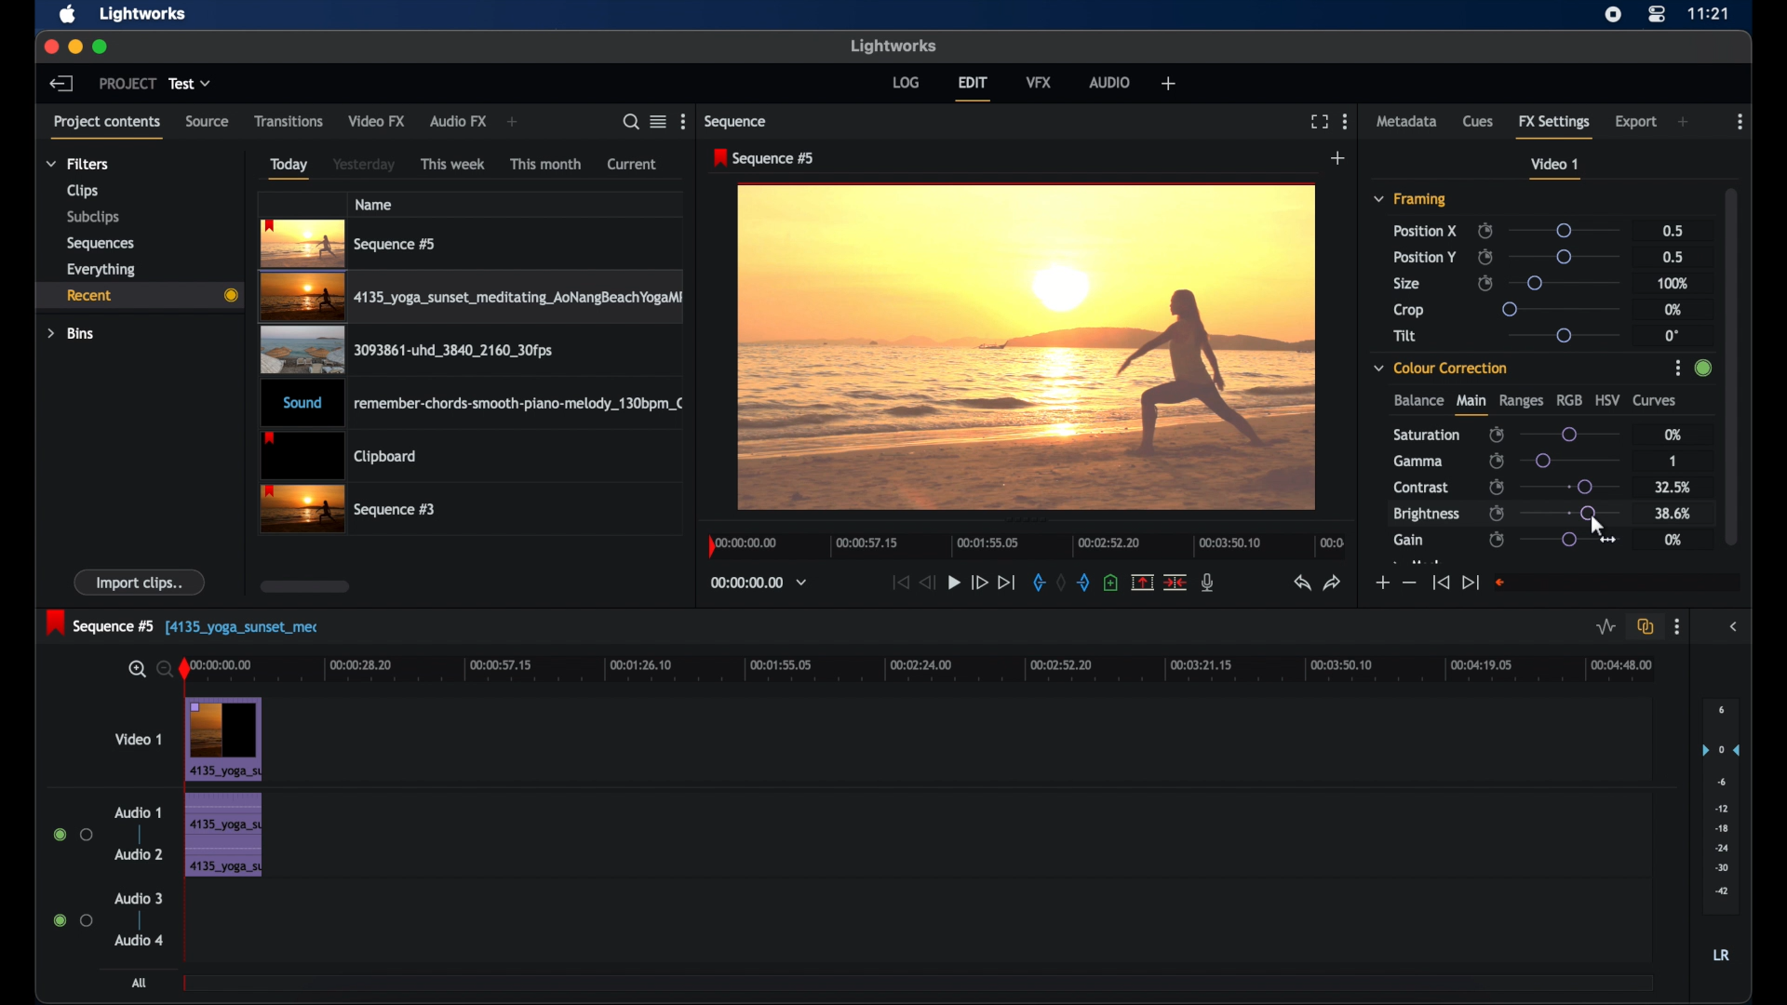 The image size is (1787, 1005). I want to click on toggle auto track sync, so click(1646, 627).